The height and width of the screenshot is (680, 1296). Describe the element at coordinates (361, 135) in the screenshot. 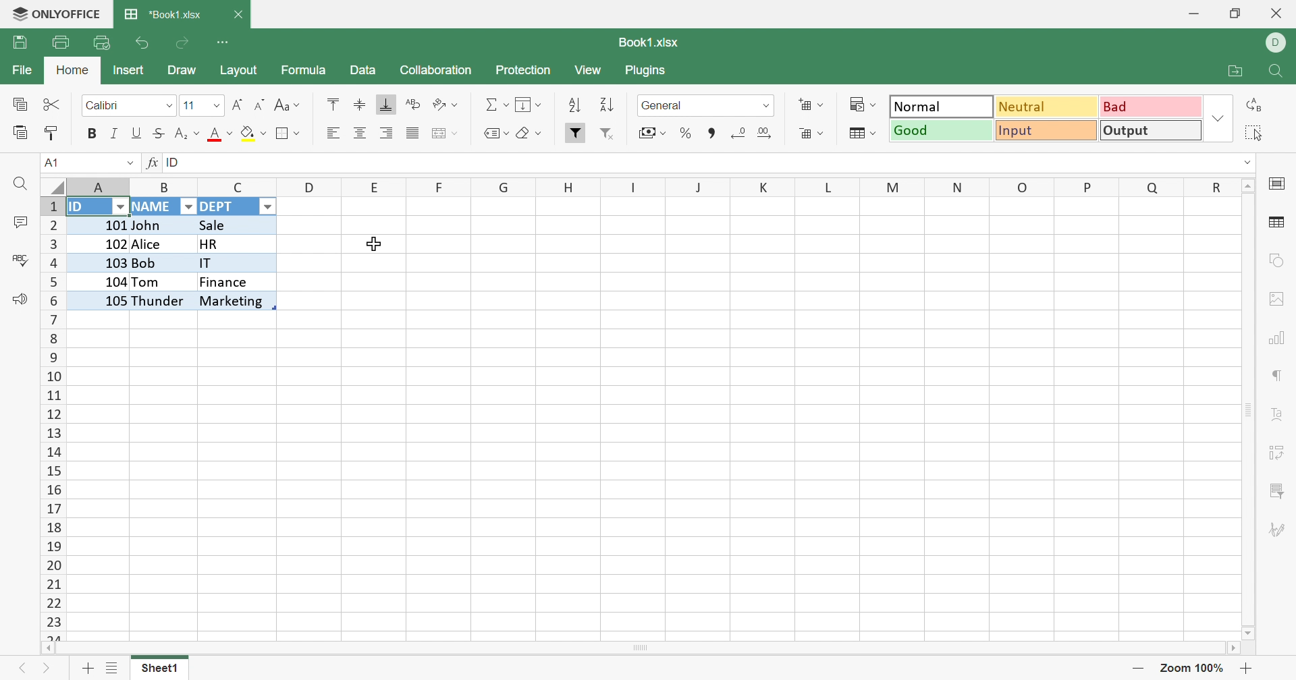

I see `Align Center` at that location.